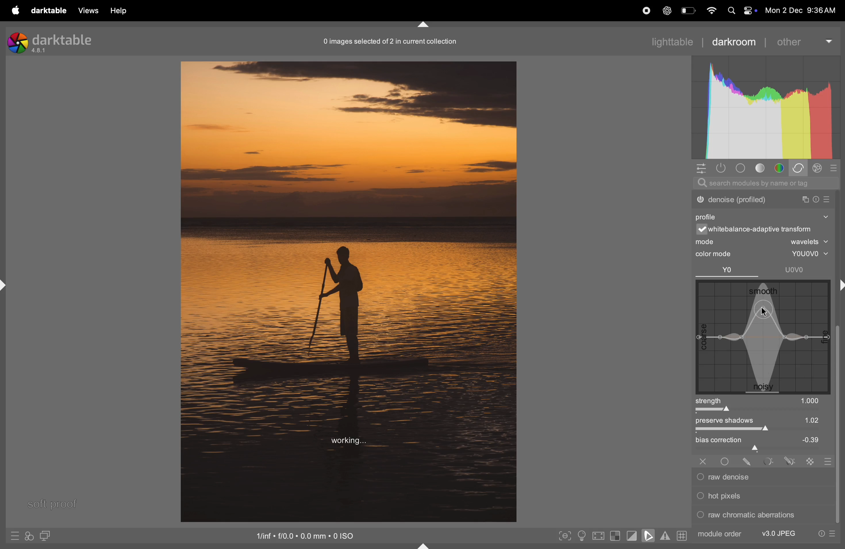  What do you see at coordinates (800, 168) in the screenshot?
I see `correct` at bounding box center [800, 168].